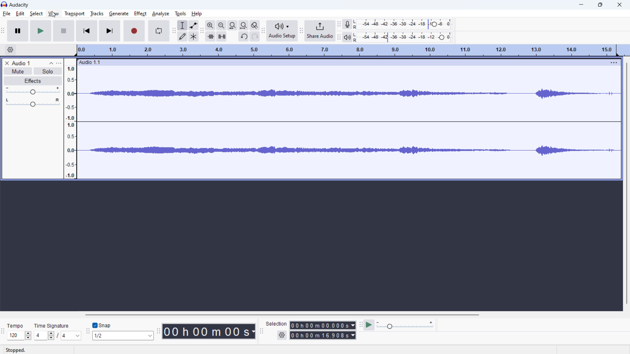  What do you see at coordinates (210, 25) in the screenshot?
I see `zoom in` at bounding box center [210, 25].